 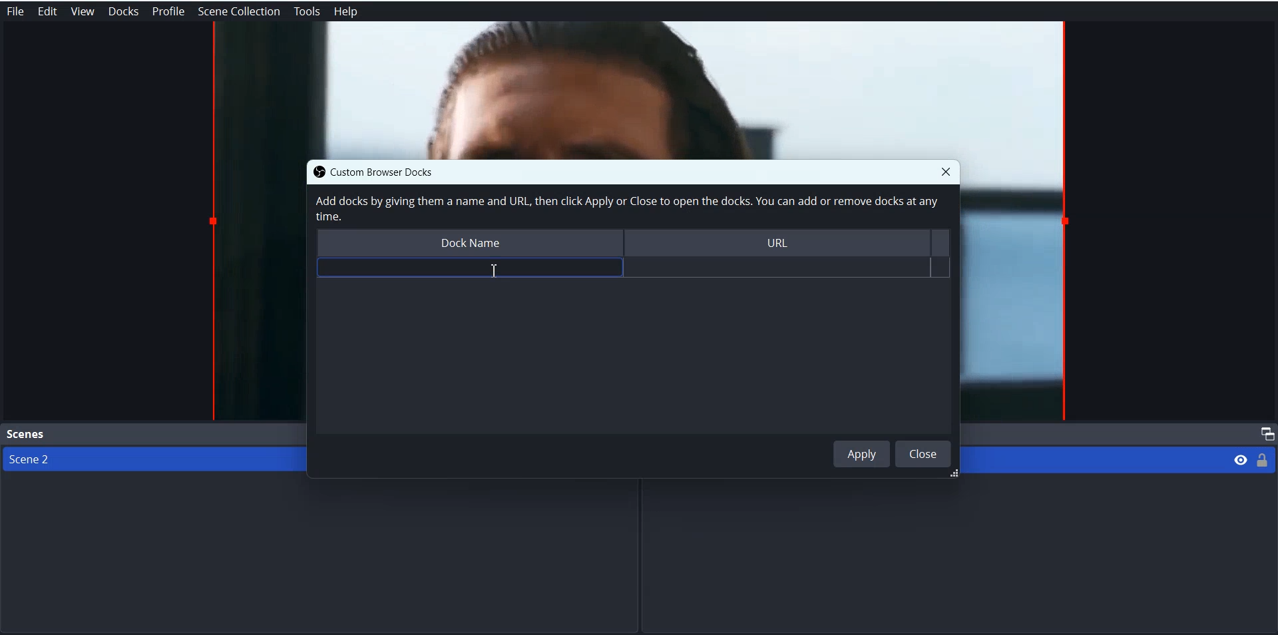 I want to click on Custom Browser Docks, so click(x=395, y=171).